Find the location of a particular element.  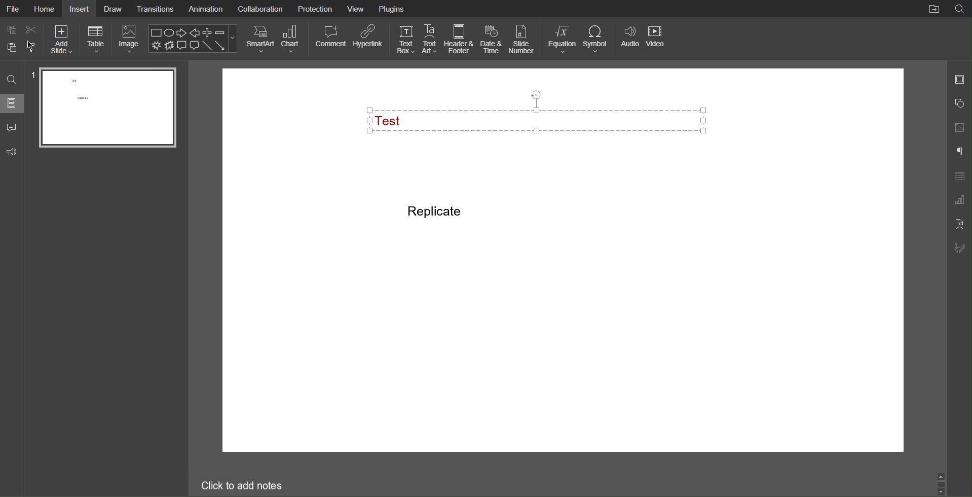

Slide Number is located at coordinates (520, 39).